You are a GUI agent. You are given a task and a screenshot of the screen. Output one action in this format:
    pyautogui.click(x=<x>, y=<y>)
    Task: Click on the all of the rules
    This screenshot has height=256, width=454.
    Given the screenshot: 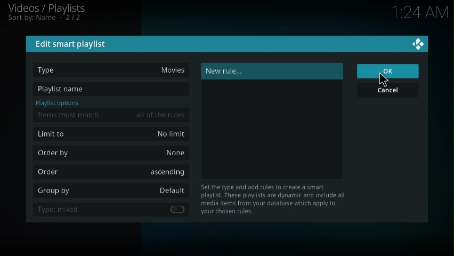 What is the action you would take?
    pyautogui.click(x=160, y=114)
    